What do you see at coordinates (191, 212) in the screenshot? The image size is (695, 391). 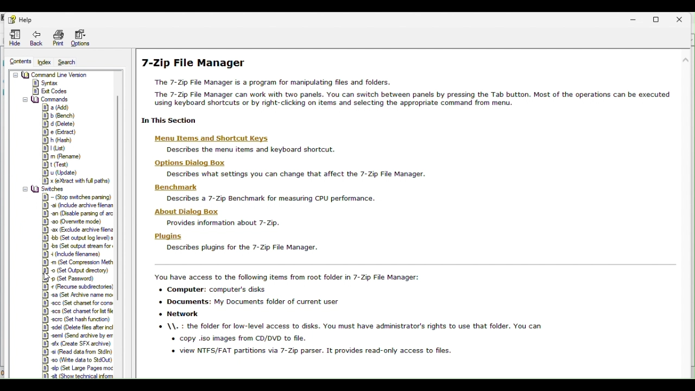 I see `about dialog box` at bounding box center [191, 212].